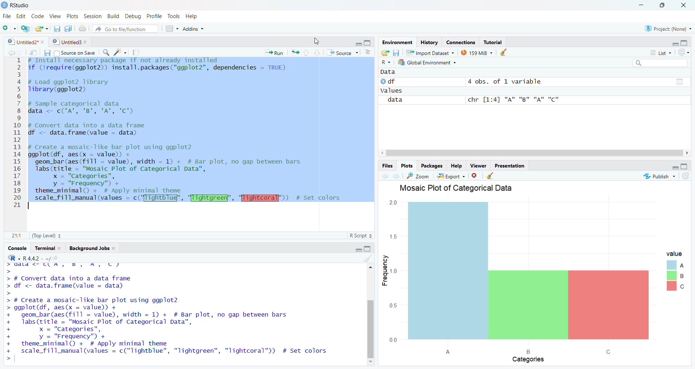 This screenshot has width=695, height=369. Describe the element at coordinates (368, 42) in the screenshot. I see `Maximize` at that location.